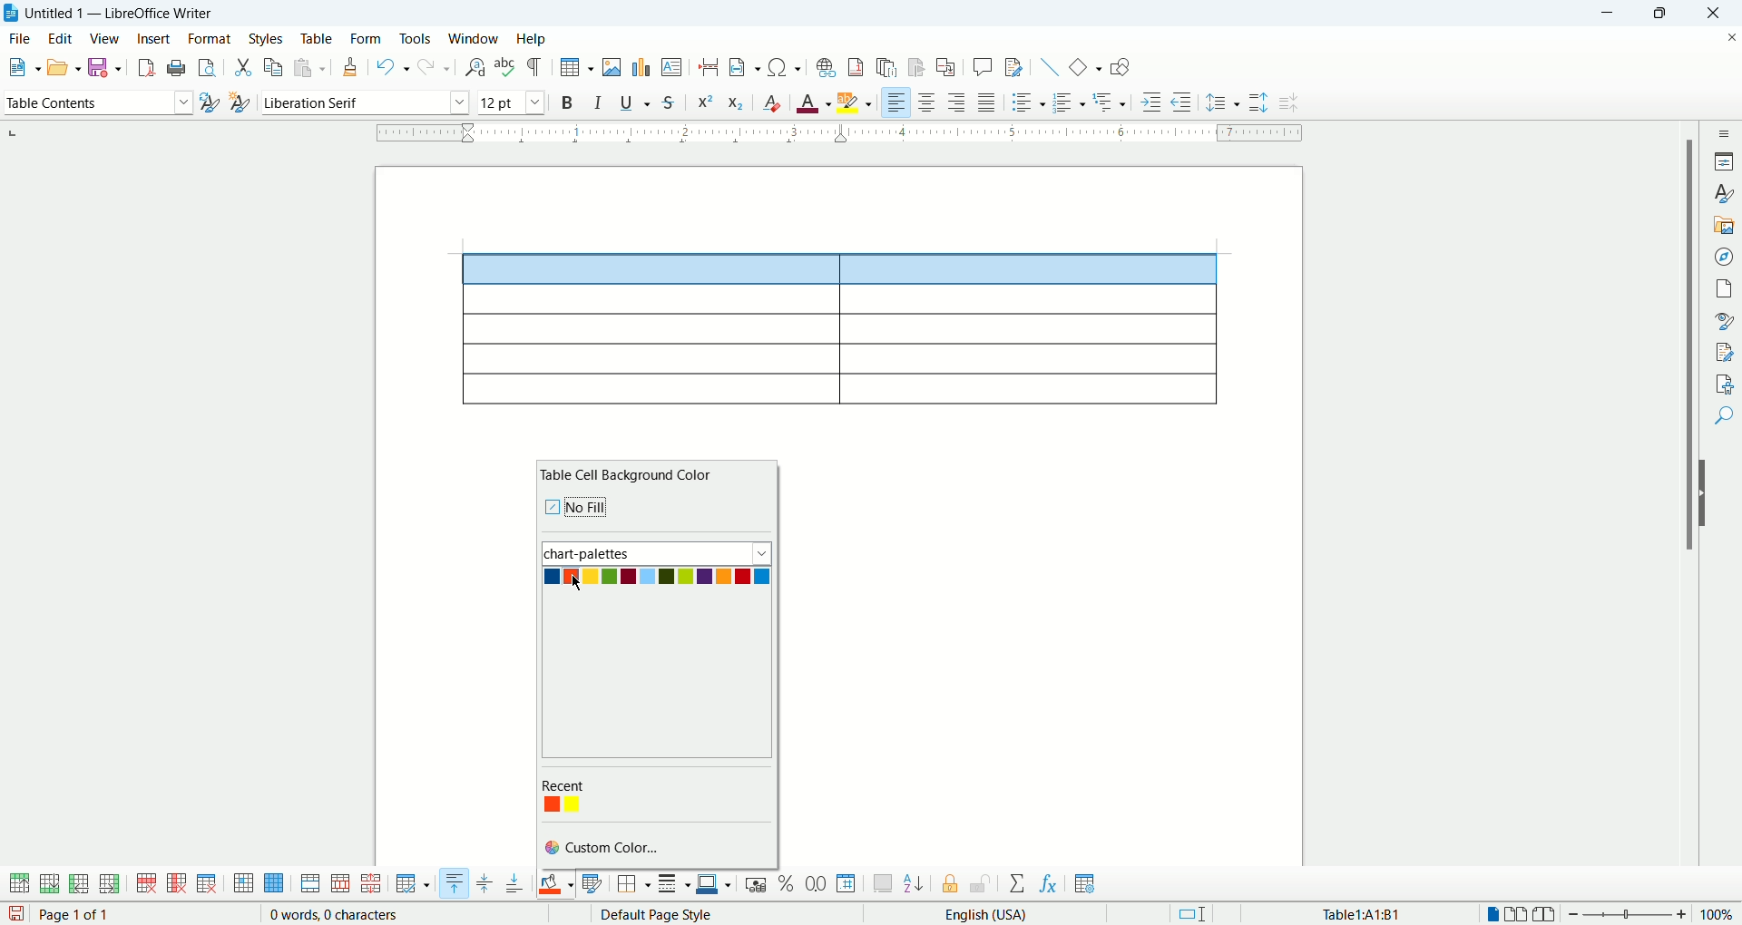 Image resolution: width=1742 pixels, height=925 pixels. I want to click on table properties, so click(1085, 885).